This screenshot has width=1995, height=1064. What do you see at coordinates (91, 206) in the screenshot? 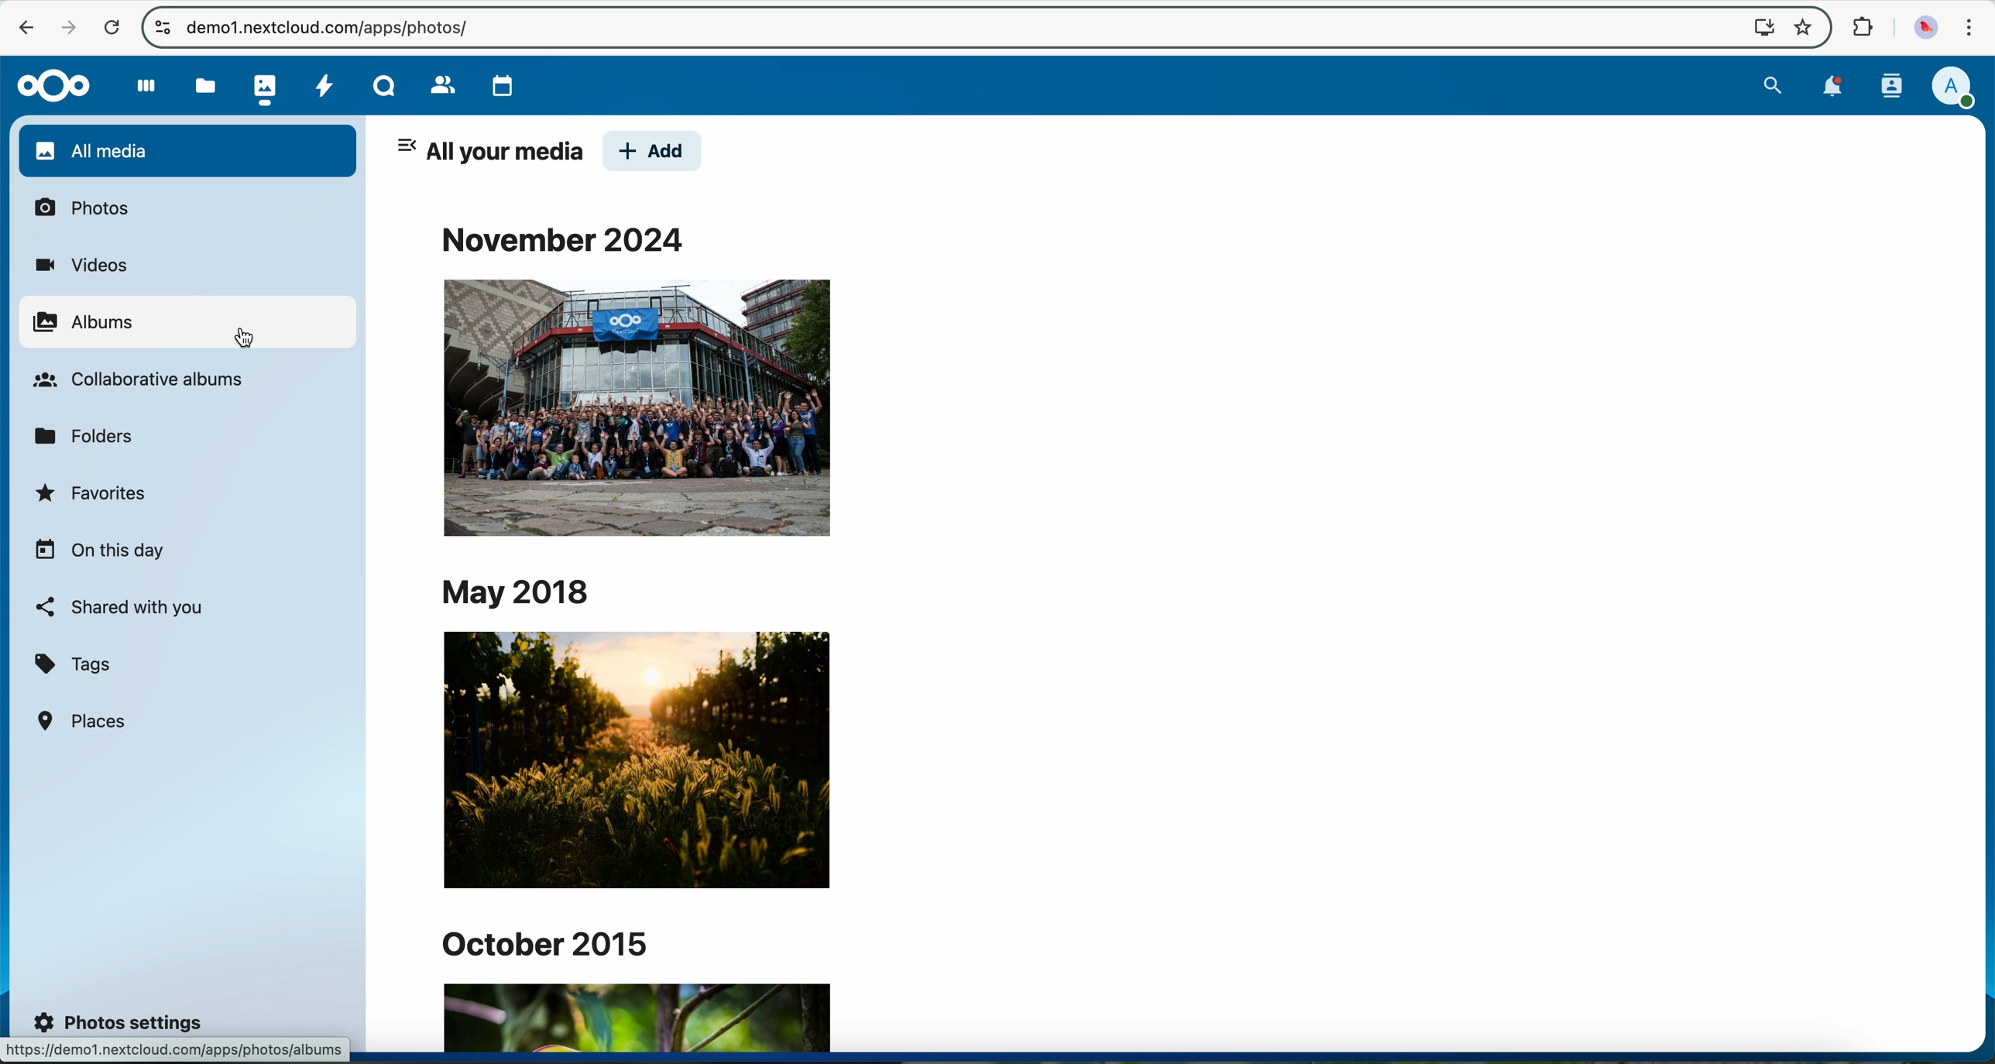
I see `photos` at bounding box center [91, 206].